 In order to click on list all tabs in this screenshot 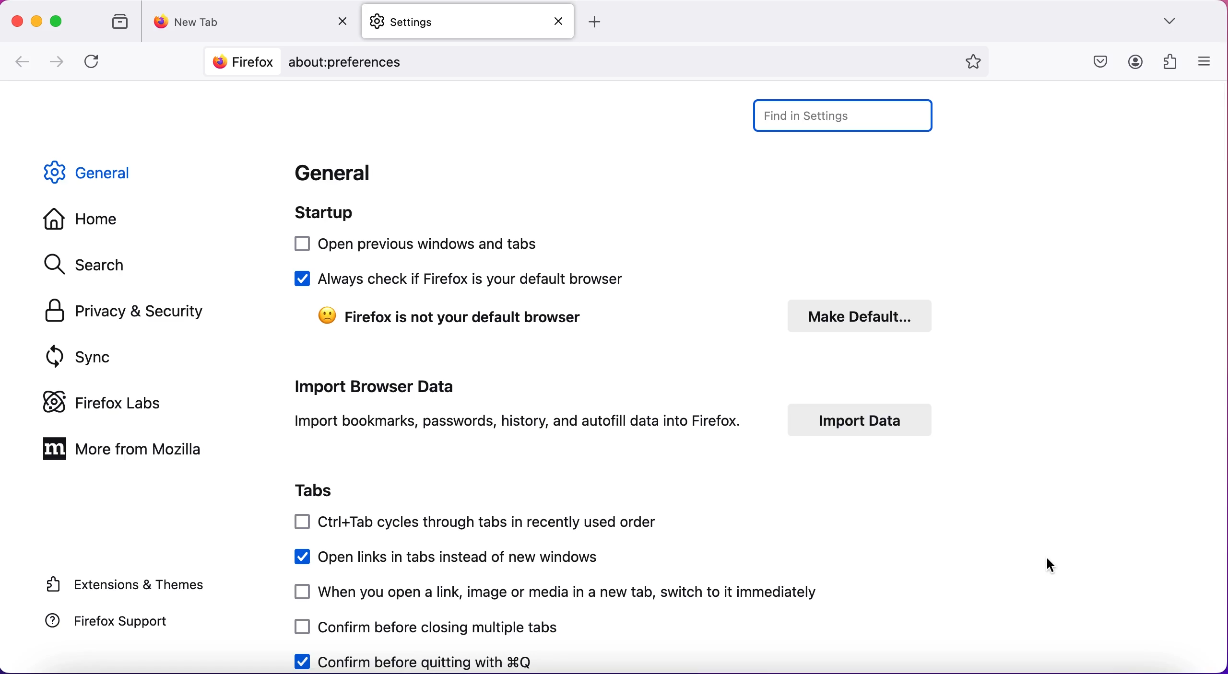, I will do `click(1174, 22)`.